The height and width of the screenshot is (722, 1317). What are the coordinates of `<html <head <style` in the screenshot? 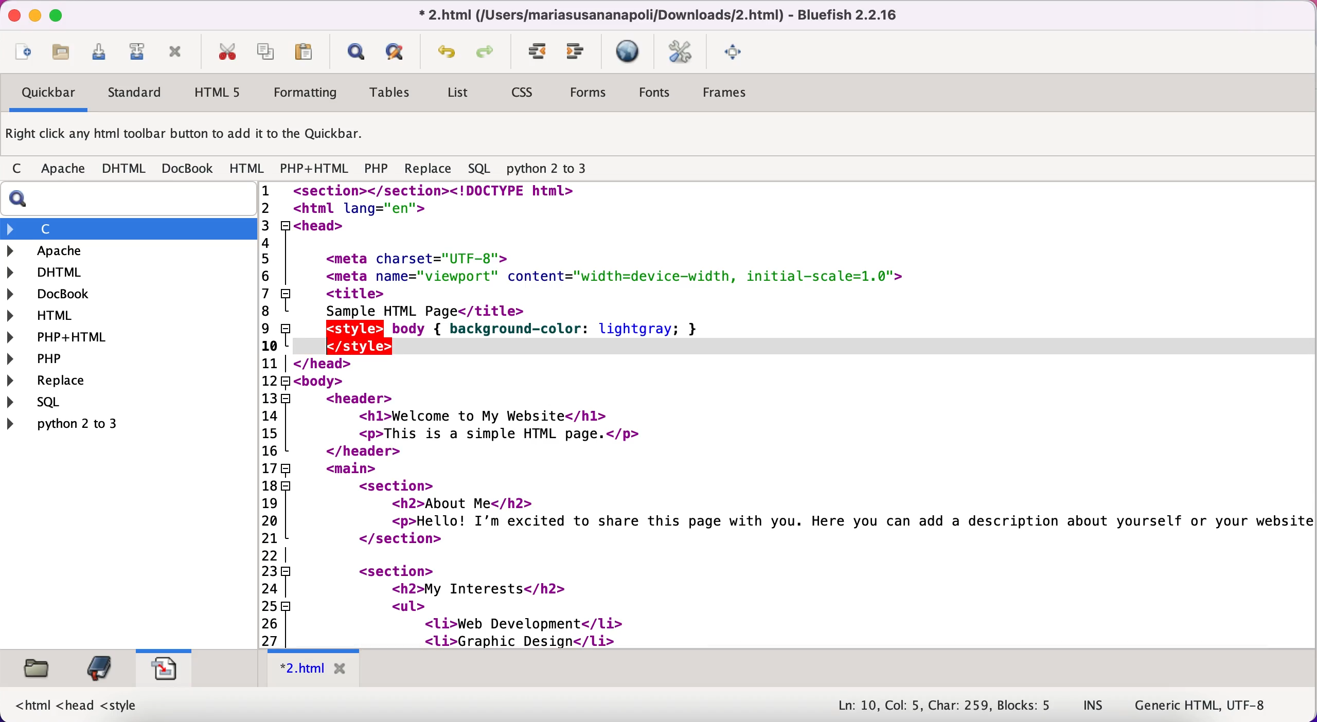 It's located at (81, 703).